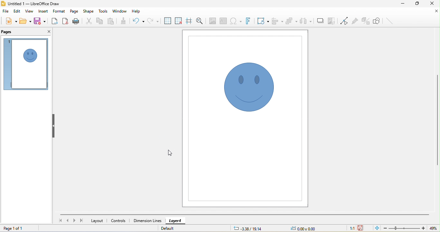 The image size is (440, 232). What do you see at coordinates (375, 228) in the screenshot?
I see `fit to the current window` at bounding box center [375, 228].